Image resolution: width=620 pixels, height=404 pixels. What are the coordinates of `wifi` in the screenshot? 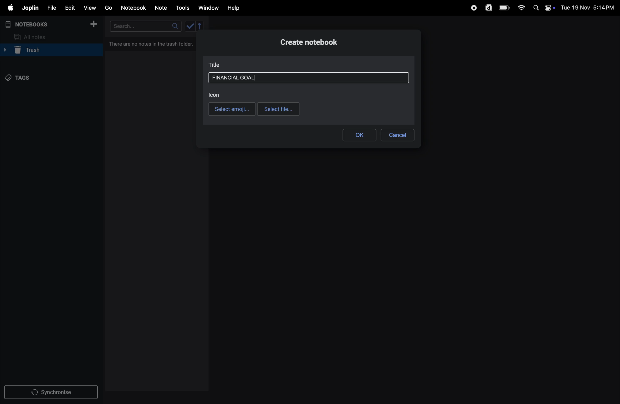 It's located at (520, 8).